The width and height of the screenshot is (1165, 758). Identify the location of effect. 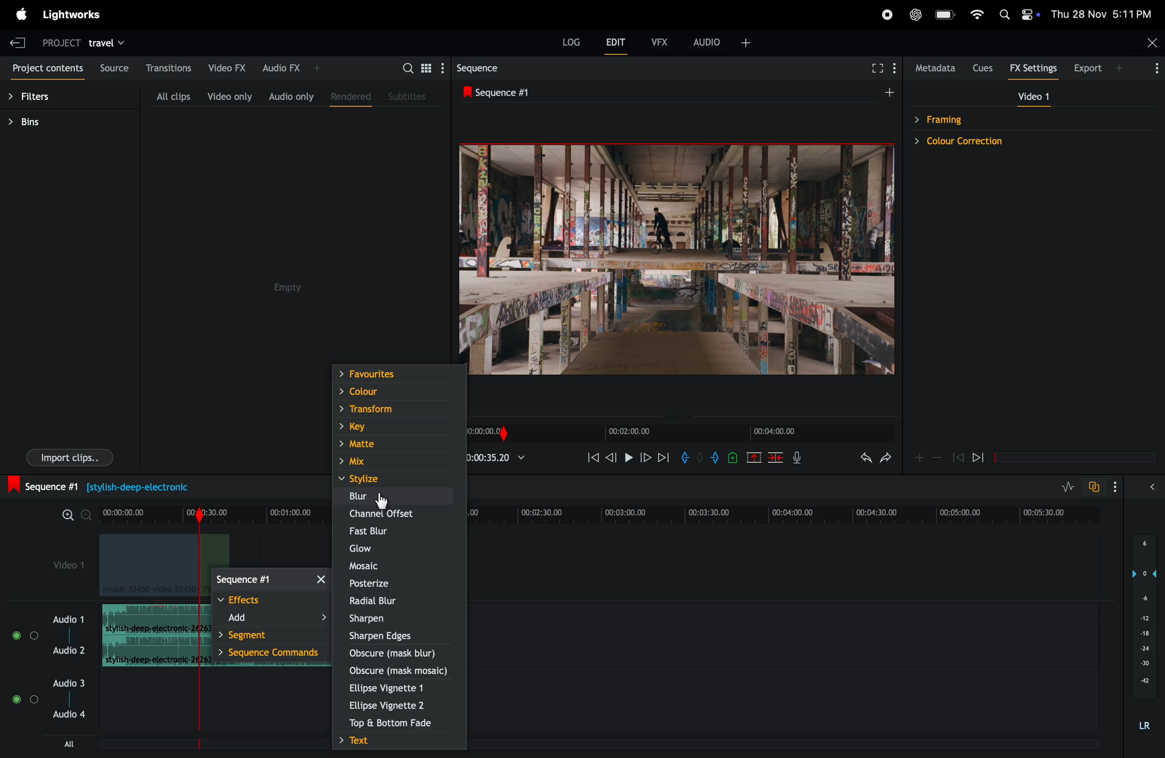
(271, 601).